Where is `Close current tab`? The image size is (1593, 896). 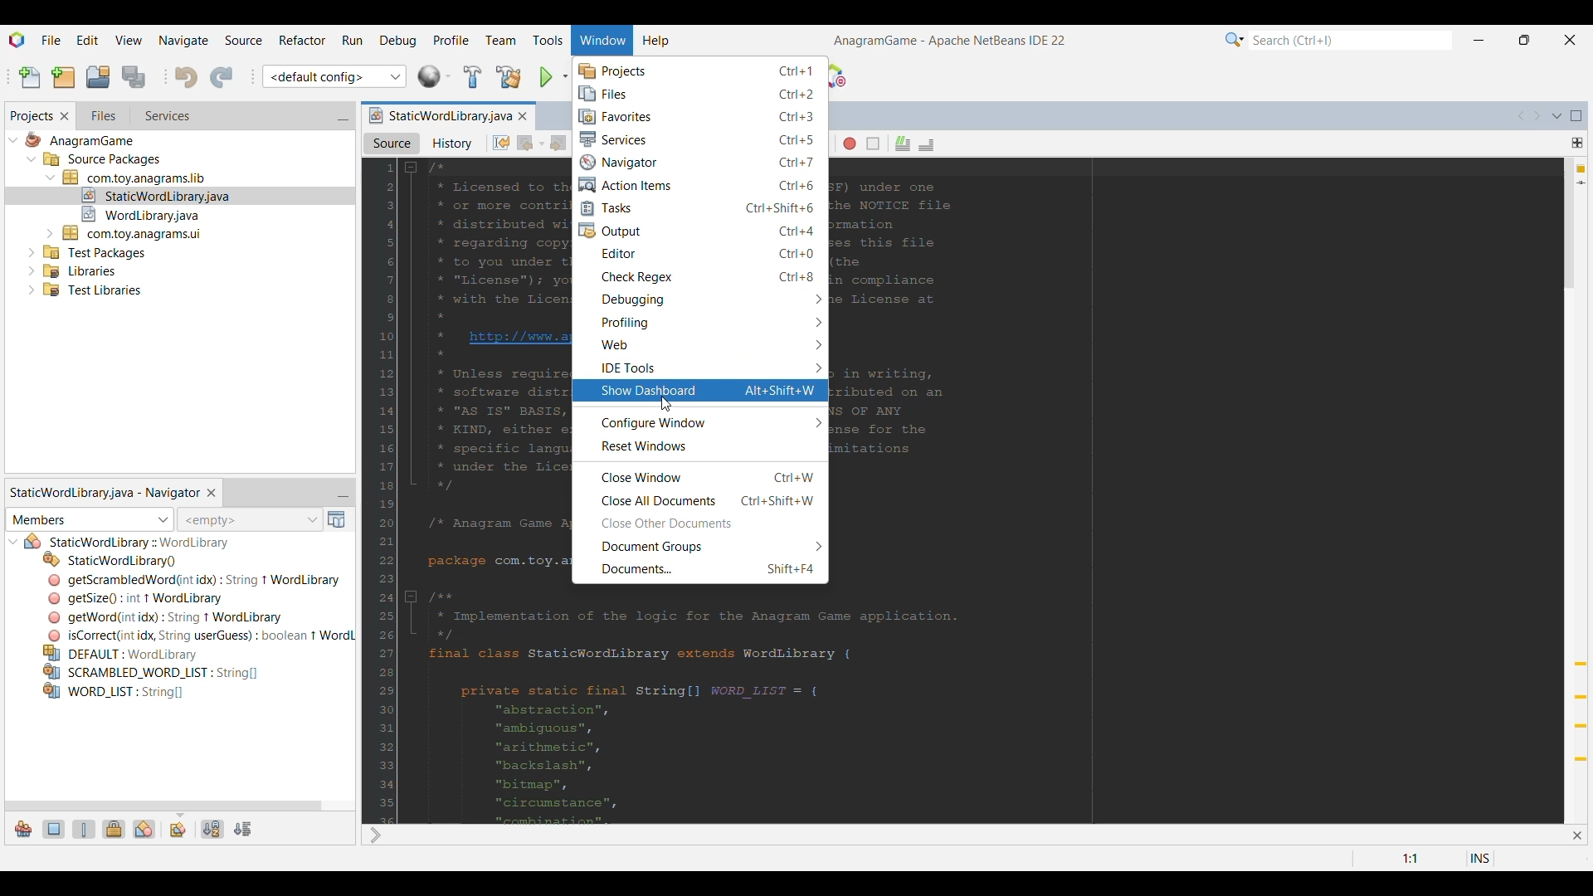
Close current tab is located at coordinates (522, 116).